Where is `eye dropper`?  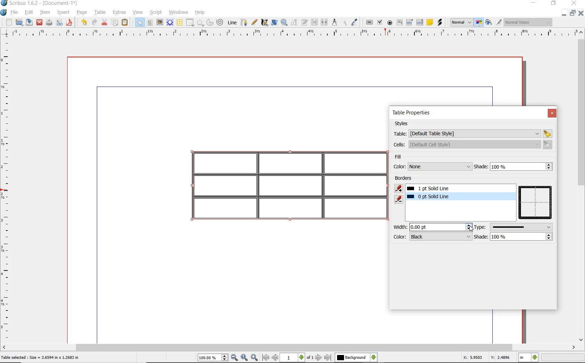 eye dropper is located at coordinates (355, 23).